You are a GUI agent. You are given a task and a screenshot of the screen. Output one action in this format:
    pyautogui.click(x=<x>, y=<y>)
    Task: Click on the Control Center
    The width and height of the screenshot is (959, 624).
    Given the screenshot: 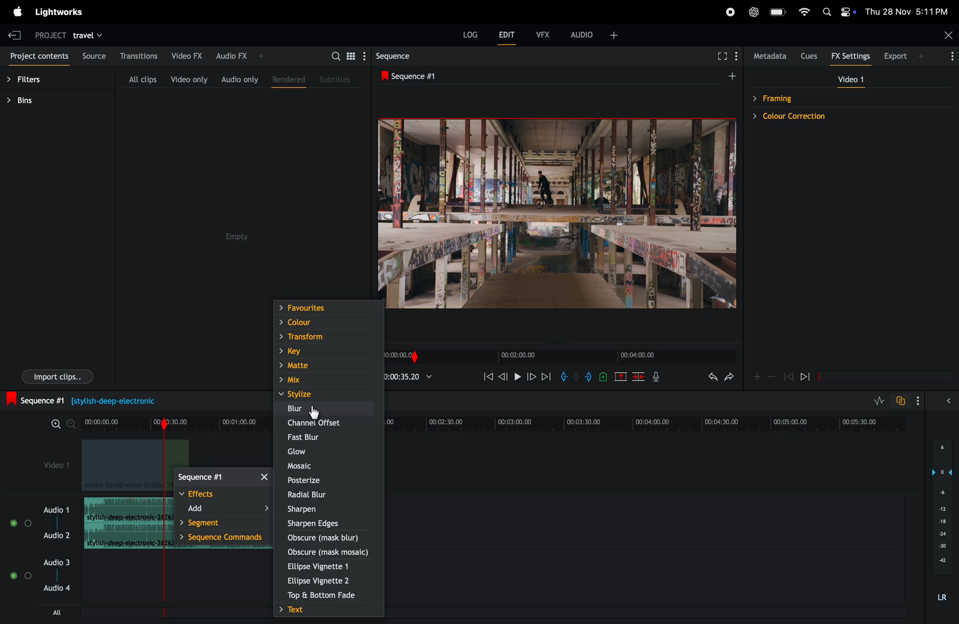 What is the action you would take?
    pyautogui.click(x=848, y=12)
    